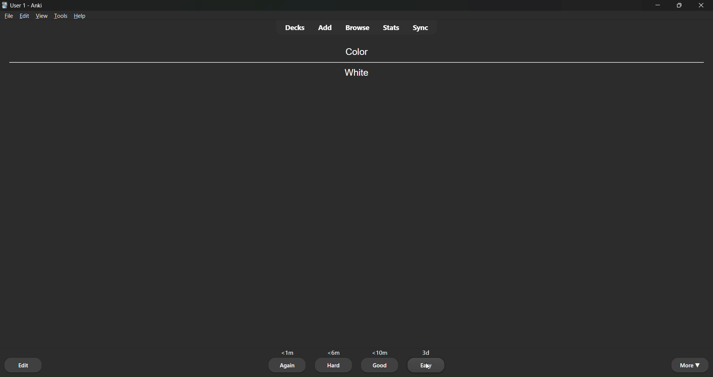  What do you see at coordinates (422, 28) in the screenshot?
I see `Sync` at bounding box center [422, 28].